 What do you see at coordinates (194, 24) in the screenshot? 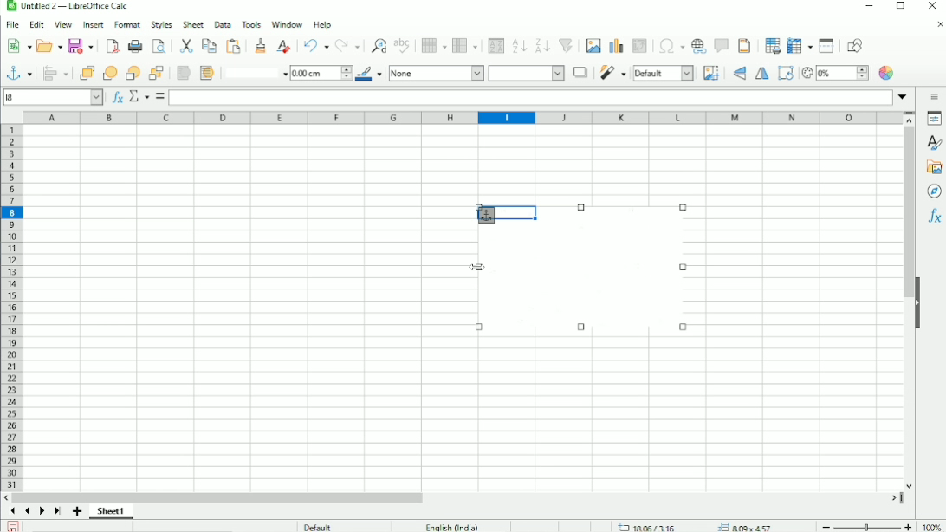
I see `Sheet` at bounding box center [194, 24].